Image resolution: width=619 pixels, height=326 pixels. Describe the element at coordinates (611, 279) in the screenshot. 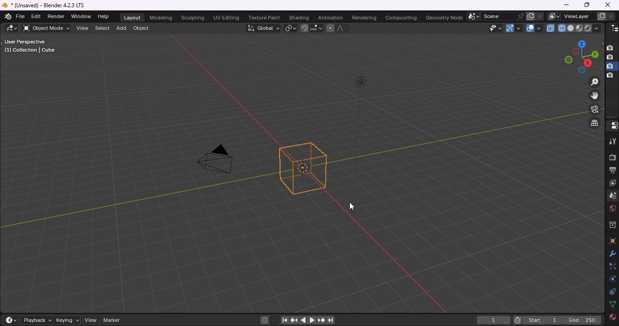

I see `physics` at that location.